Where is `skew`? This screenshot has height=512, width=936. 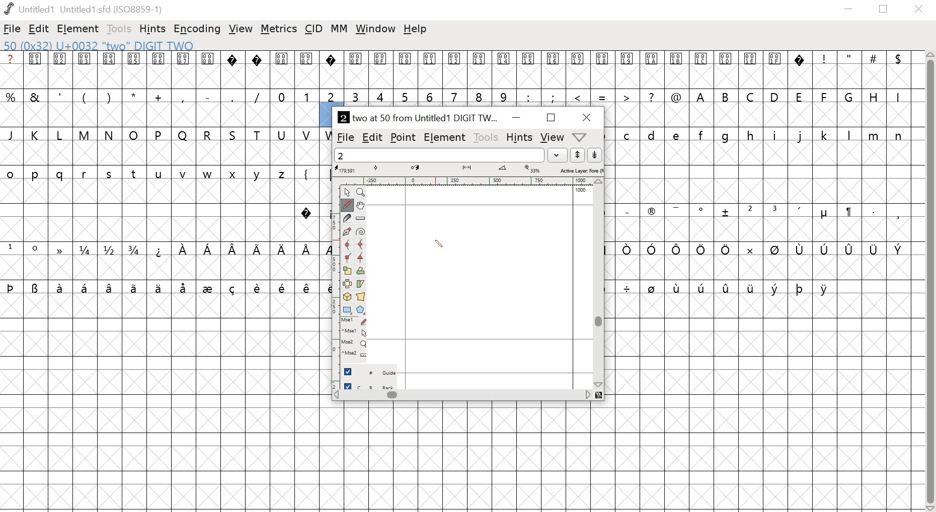
skew is located at coordinates (360, 285).